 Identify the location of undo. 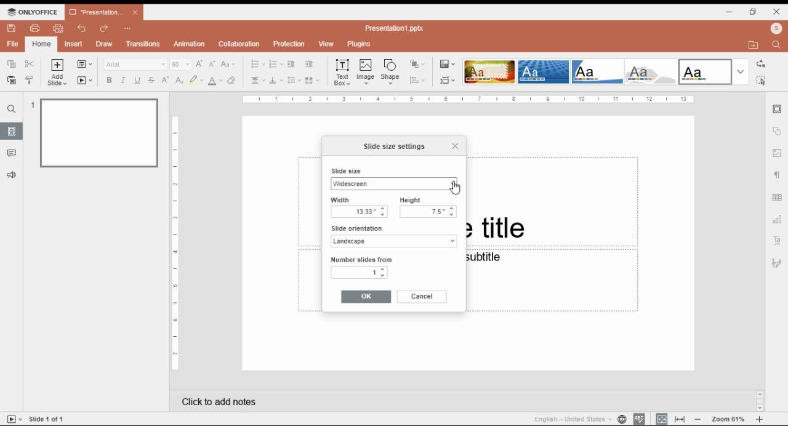
(82, 28).